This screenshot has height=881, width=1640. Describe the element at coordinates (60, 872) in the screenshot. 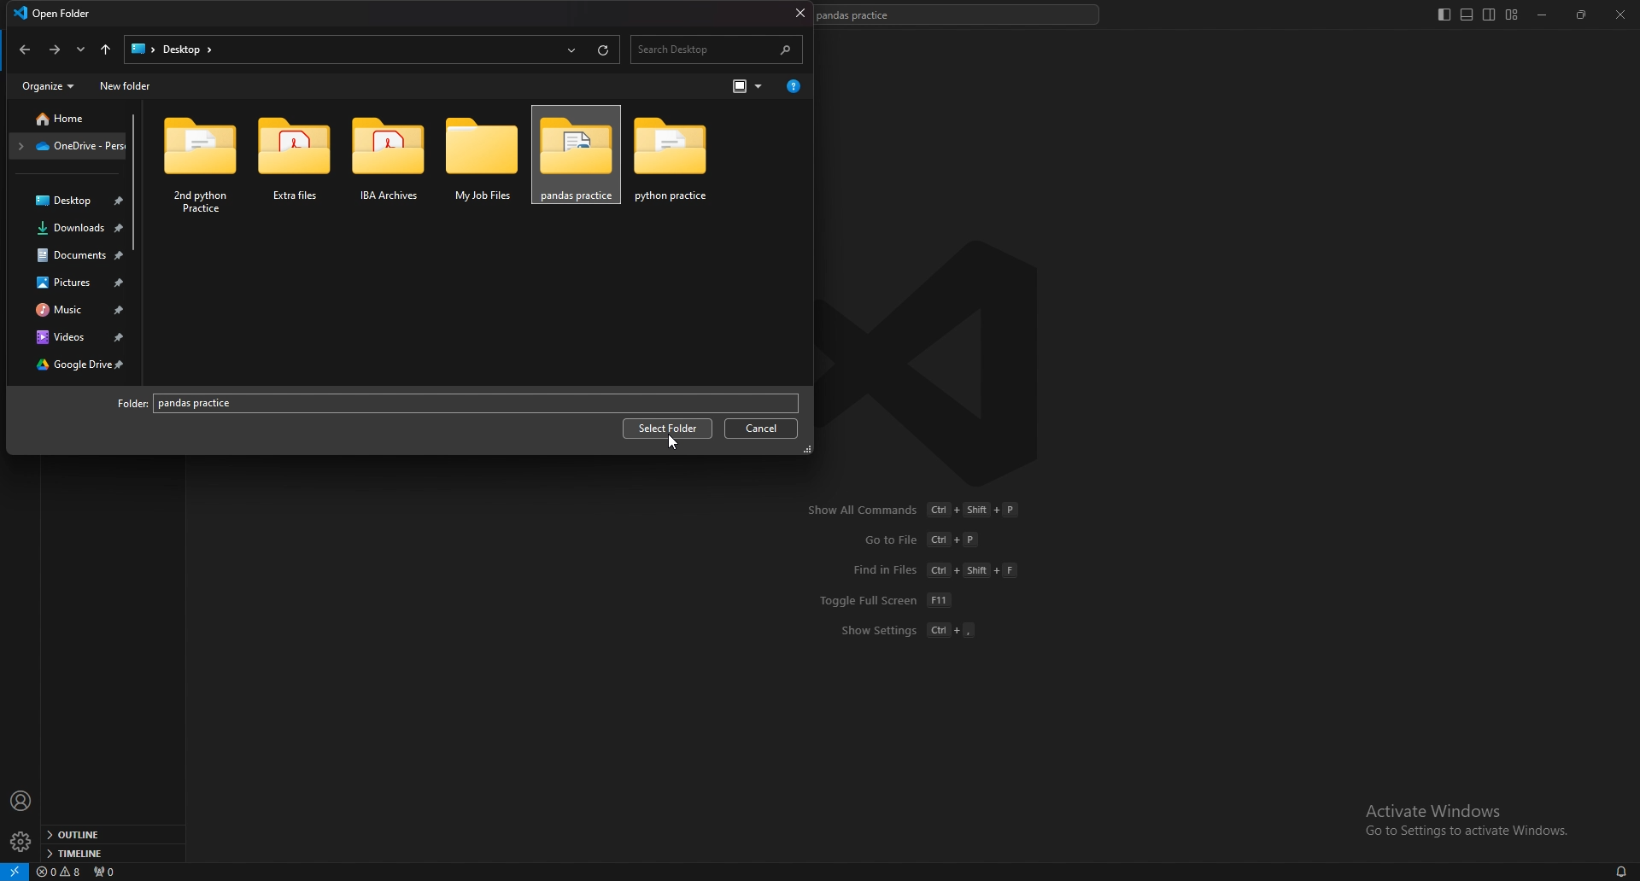

I see `warnings` at that location.